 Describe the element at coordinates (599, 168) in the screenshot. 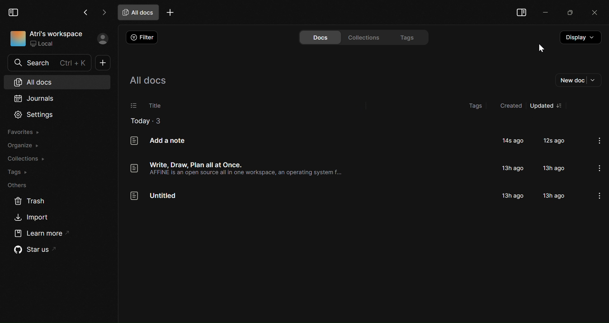

I see `options` at that location.